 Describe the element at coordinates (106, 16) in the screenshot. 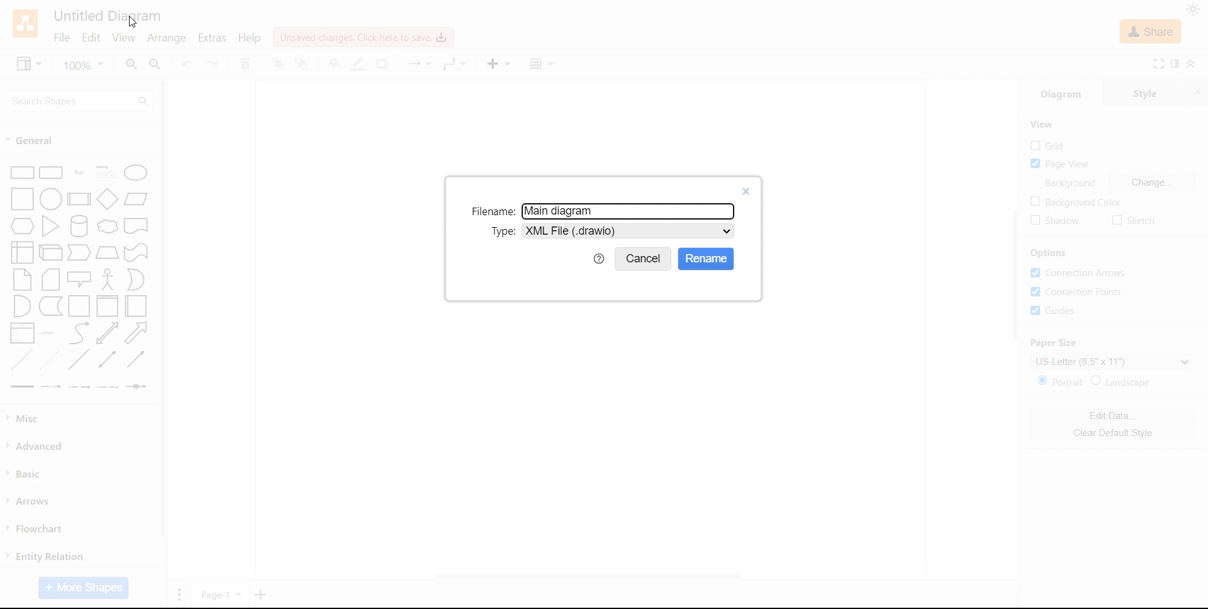

I see `Untitled diagram ` at that location.